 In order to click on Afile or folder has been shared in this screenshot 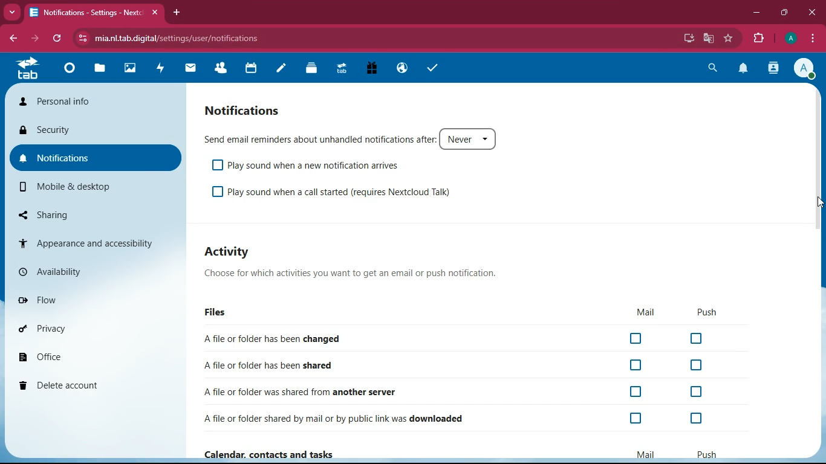, I will do `click(273, 365)`.